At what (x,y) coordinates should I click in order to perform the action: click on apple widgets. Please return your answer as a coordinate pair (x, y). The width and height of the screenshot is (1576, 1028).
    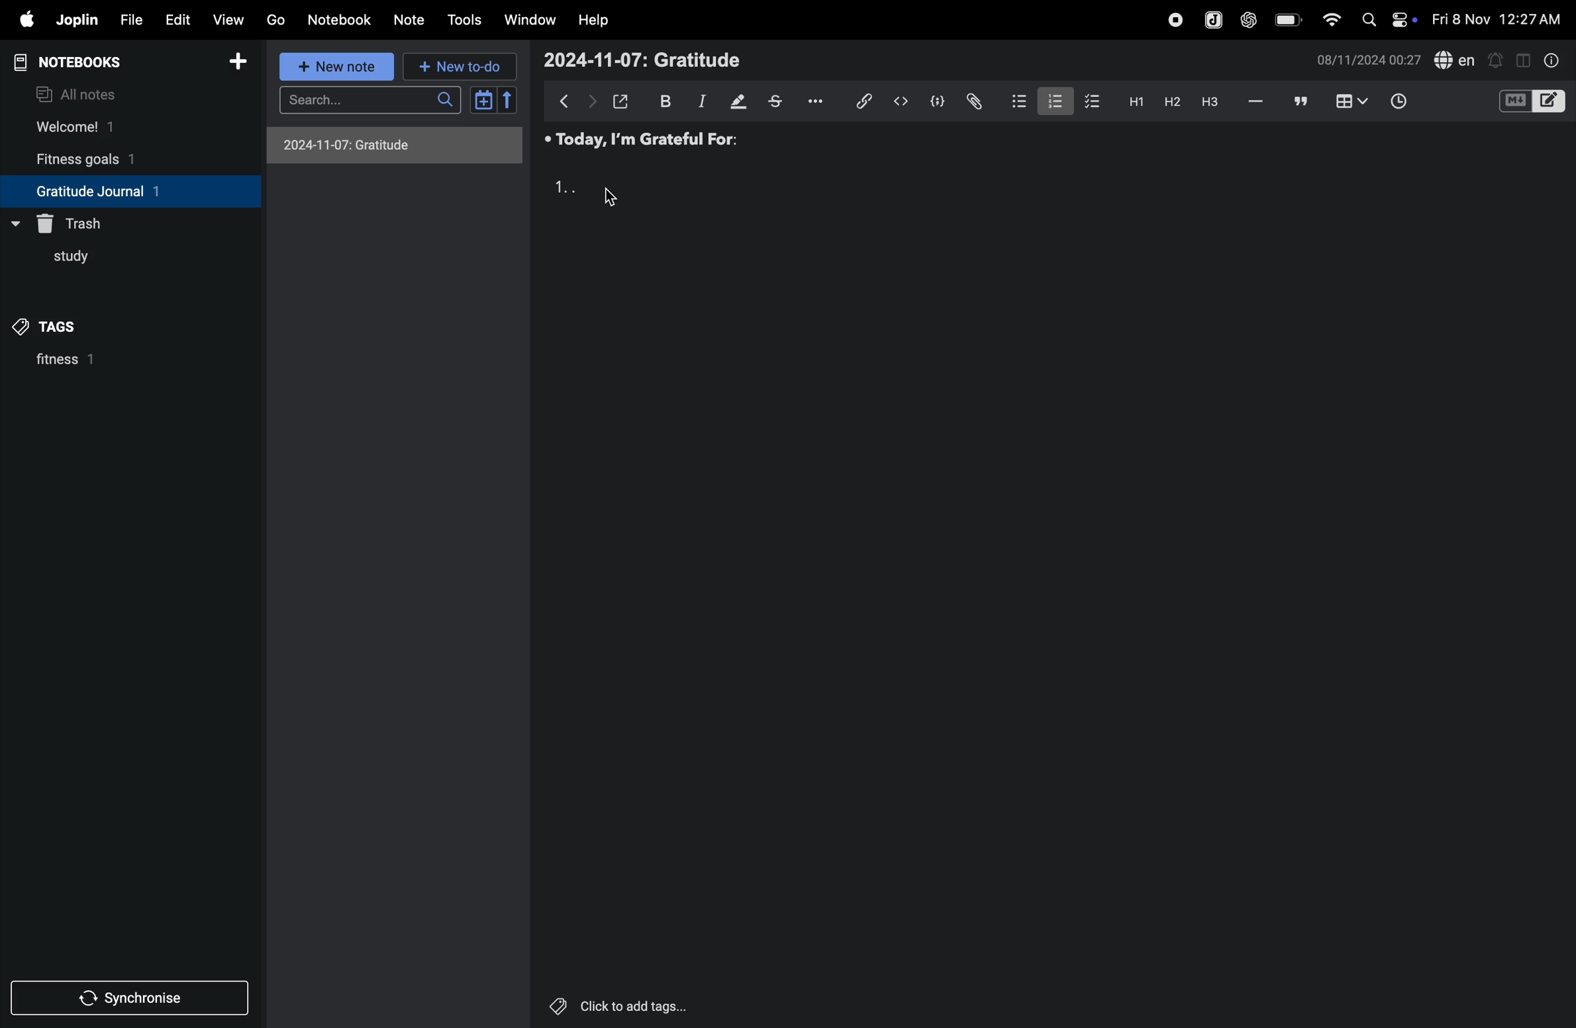
    Looking at the image, I should click on (1388, 20).